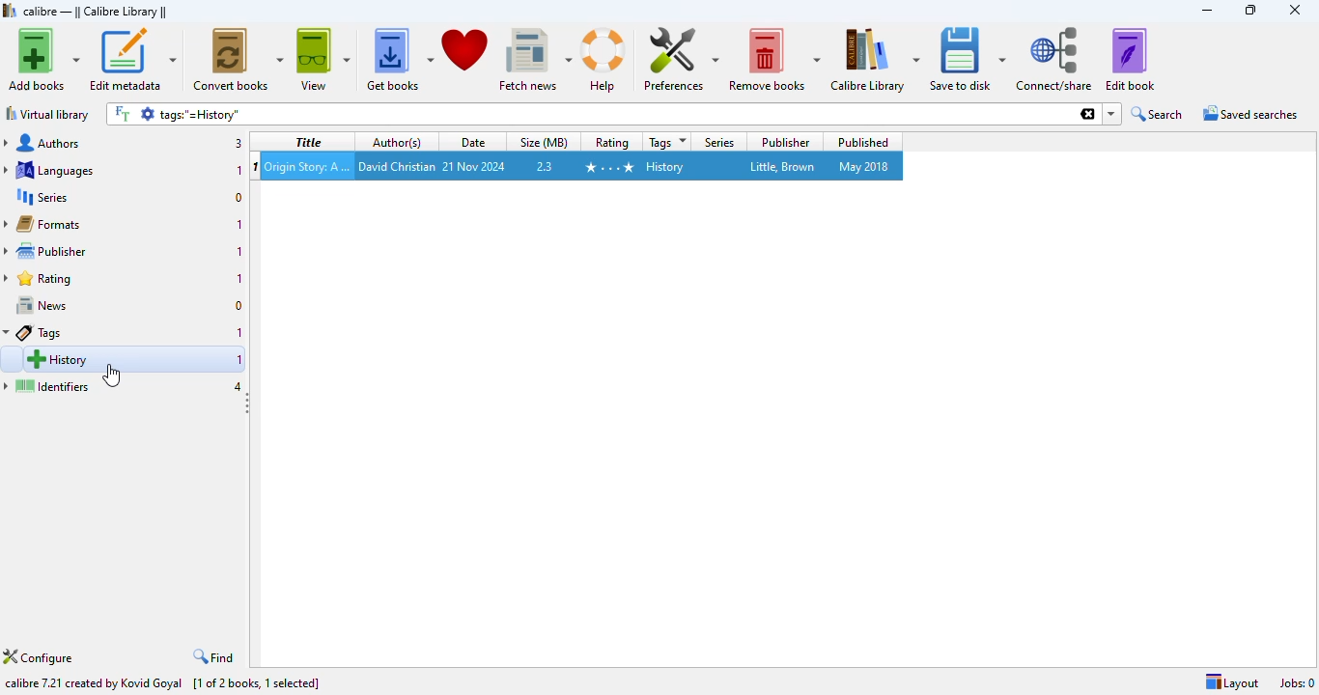 This screenshot has height=695, width=1319. I want to click on find, so click(214, 656).